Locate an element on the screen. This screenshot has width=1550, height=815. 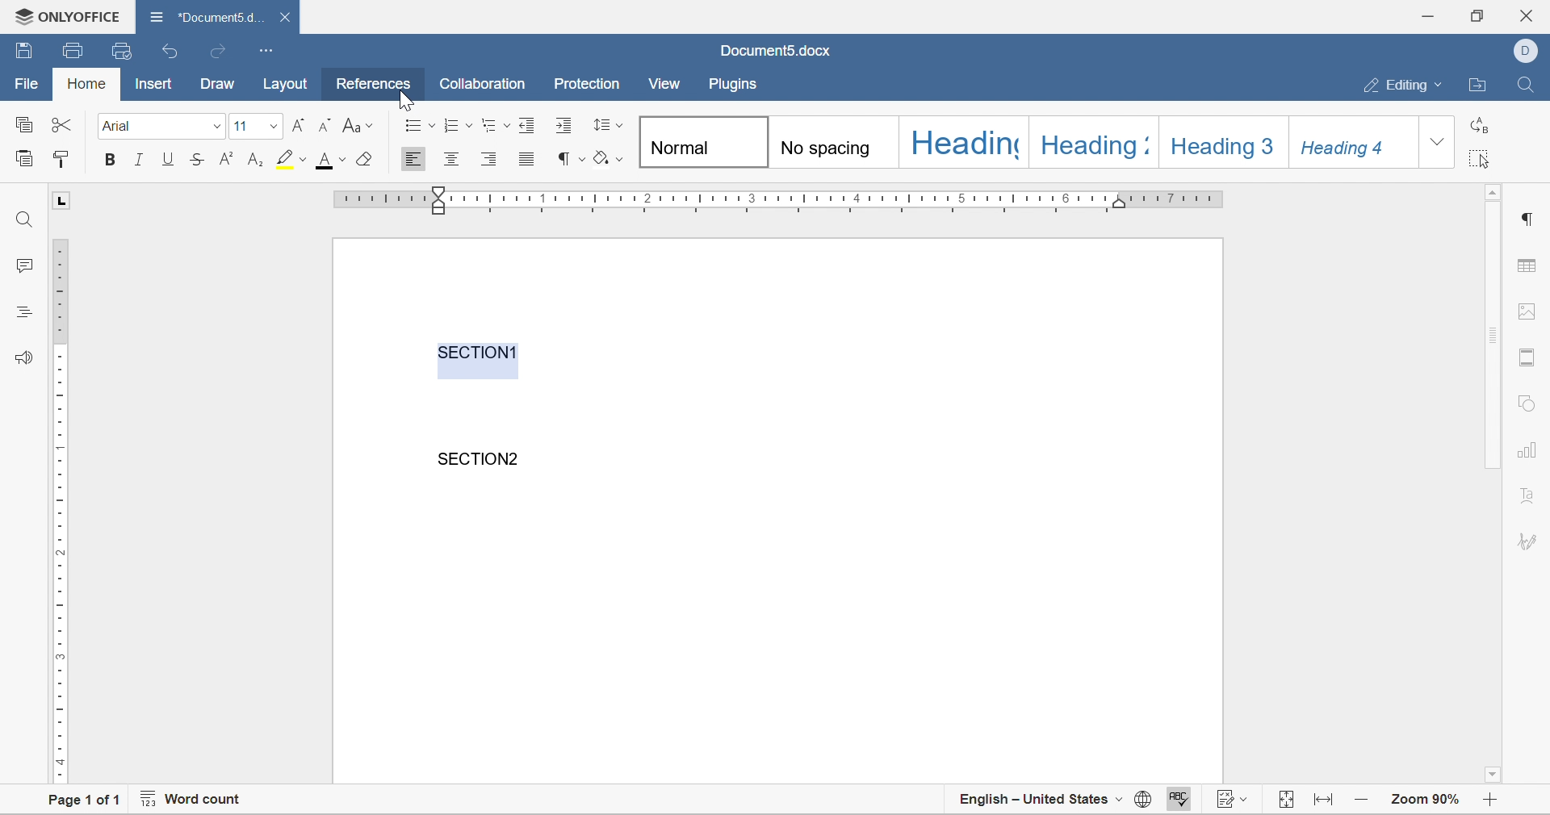
ruler is located at coordinates (58, 509).